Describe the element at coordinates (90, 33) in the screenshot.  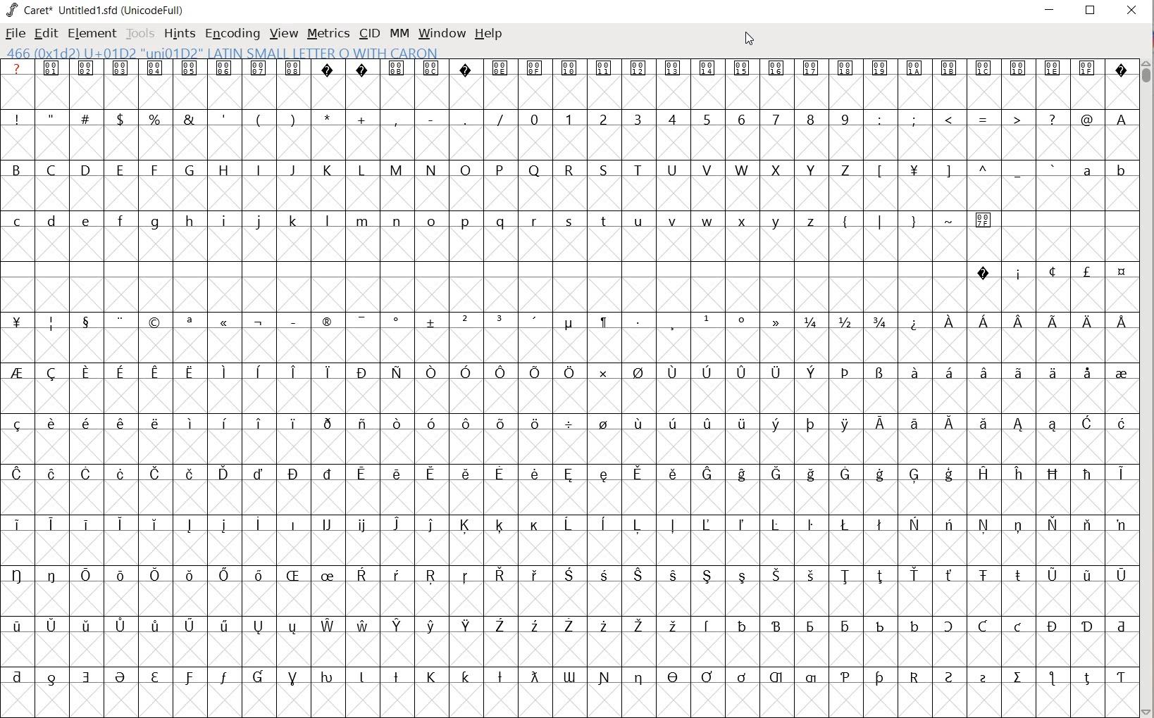
I see `ELEMENT` at that location.